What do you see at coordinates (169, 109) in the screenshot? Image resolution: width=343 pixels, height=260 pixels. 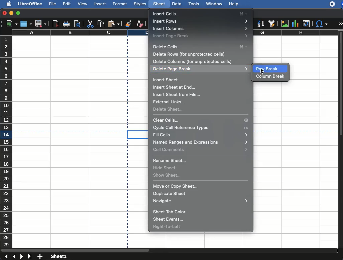 I see `delete sheet` at bounding box center [169, 109].